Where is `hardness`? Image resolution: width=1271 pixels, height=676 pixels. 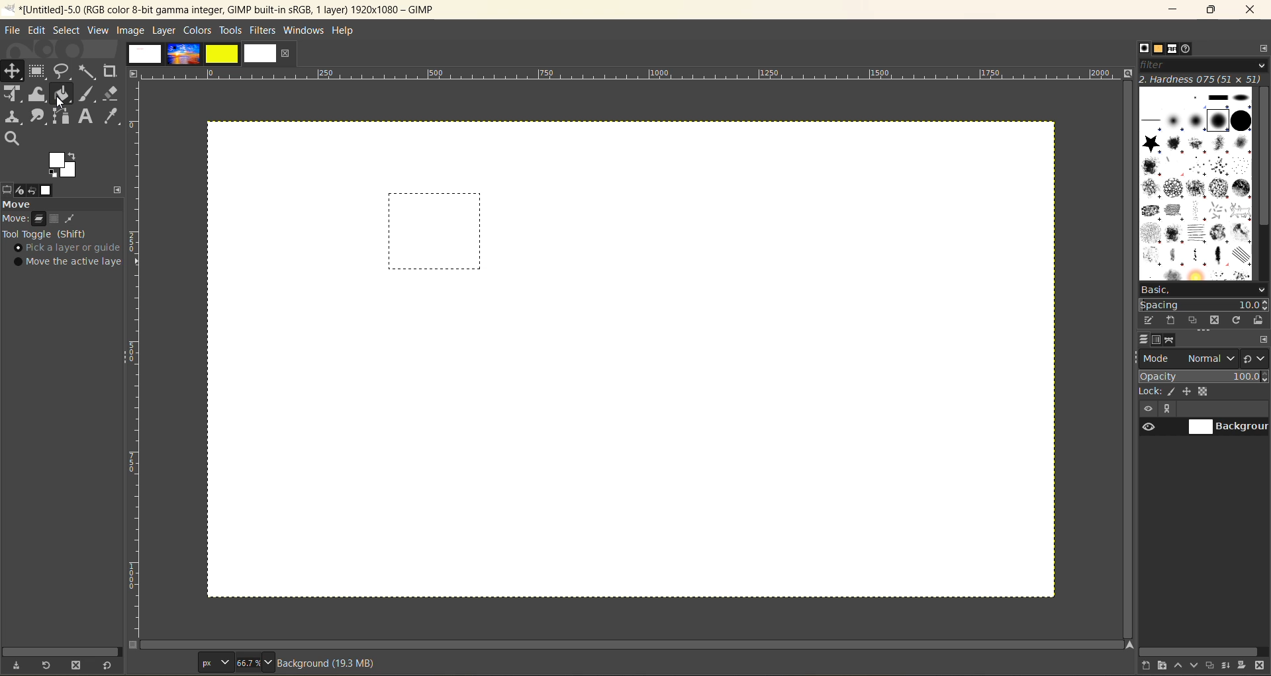 hardness is located at coordinates (1199, 78).